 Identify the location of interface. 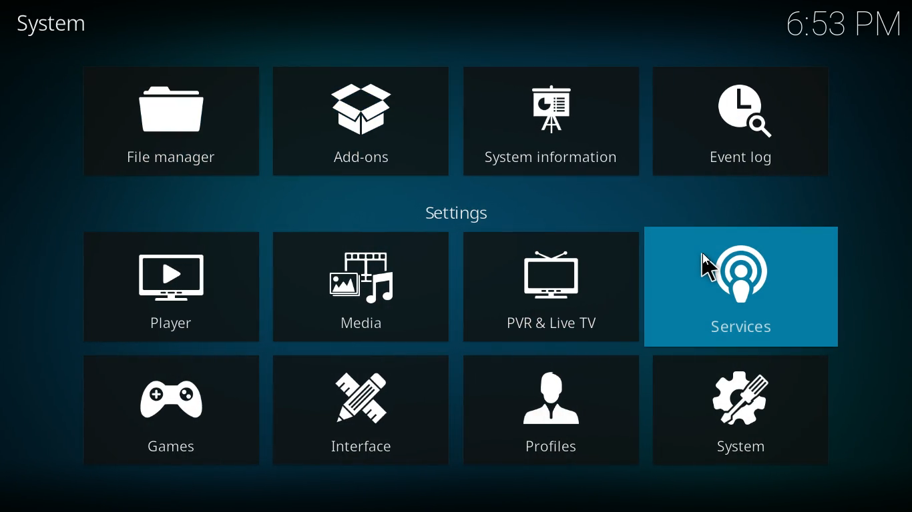
(361, 412).